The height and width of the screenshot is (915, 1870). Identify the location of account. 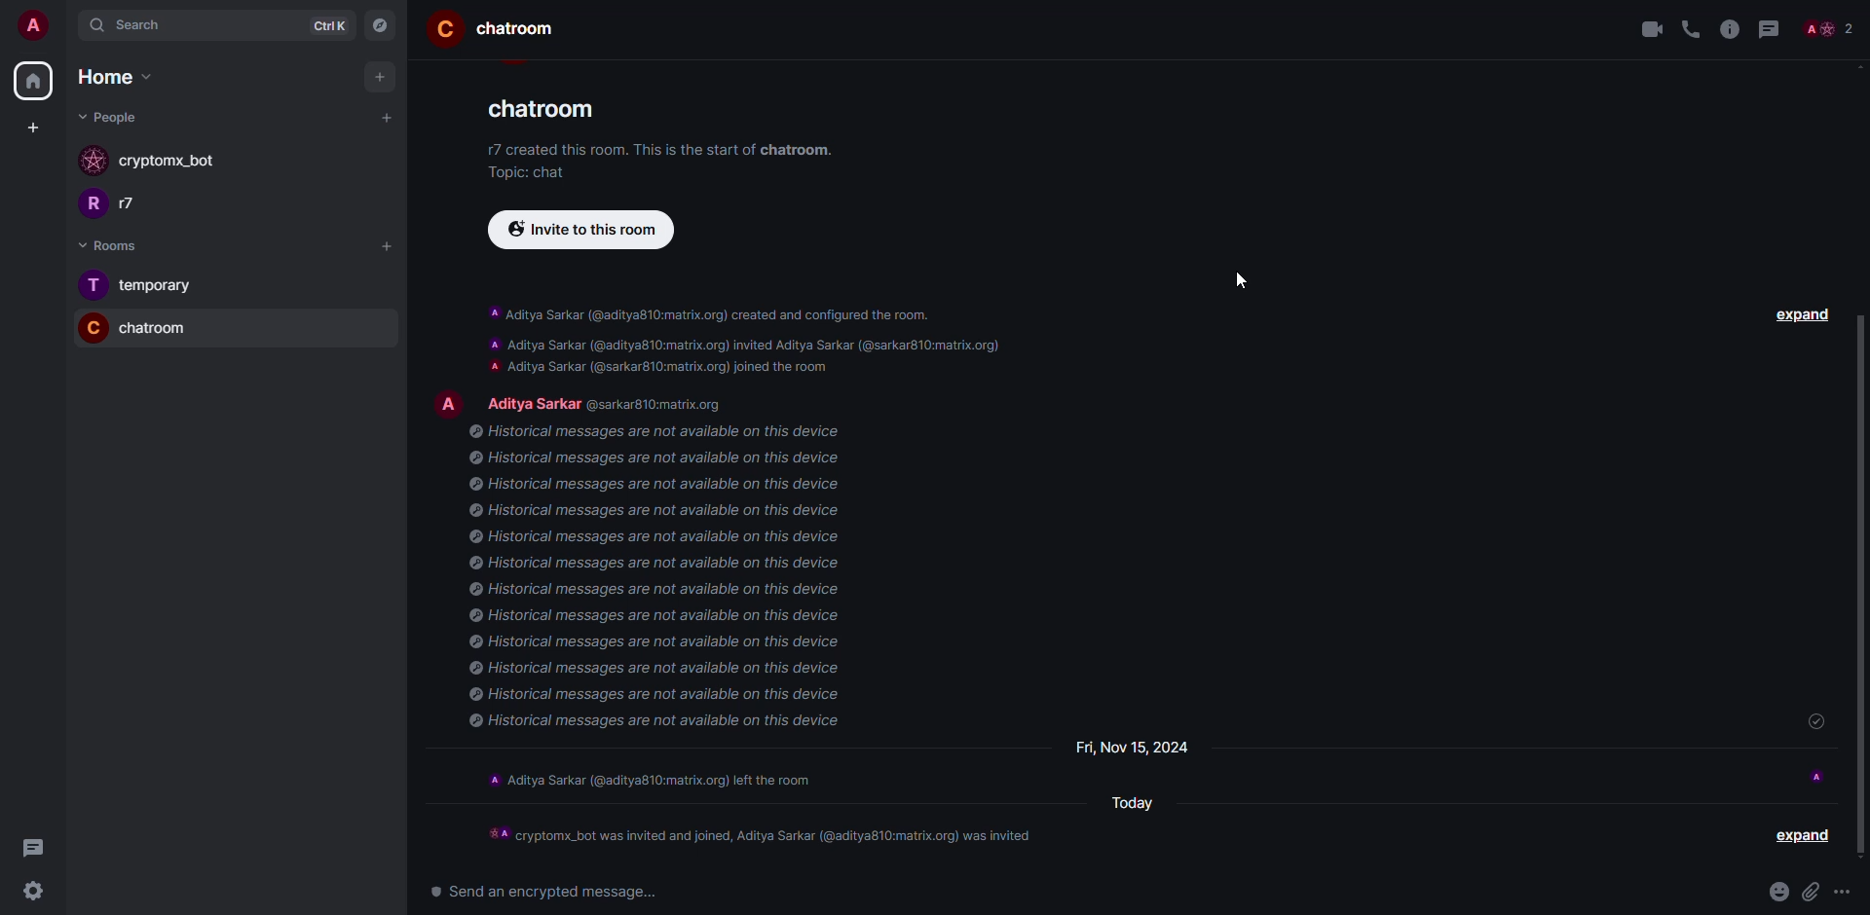
(41, 27).